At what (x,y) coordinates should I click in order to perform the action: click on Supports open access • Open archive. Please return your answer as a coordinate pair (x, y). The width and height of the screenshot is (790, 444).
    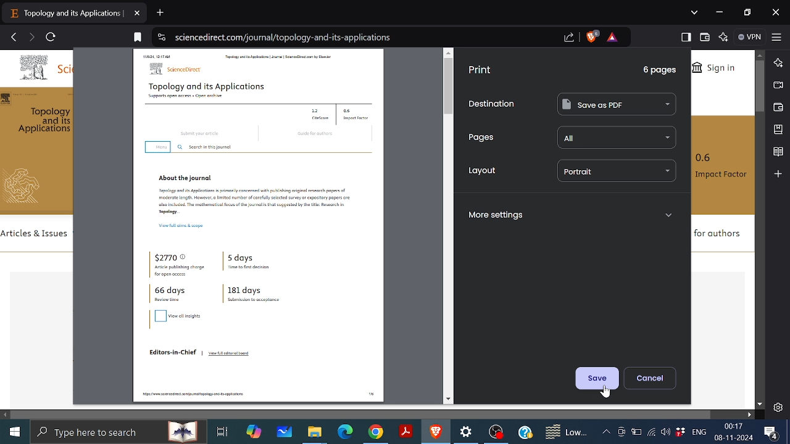
    Looking at the image, I should click on (183, 96).